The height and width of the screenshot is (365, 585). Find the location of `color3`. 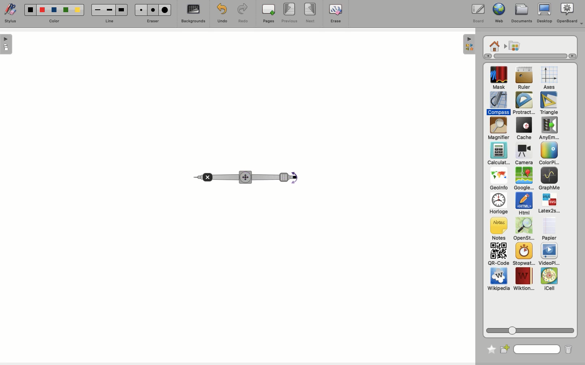

color3 is located at coordinates (54, 10).